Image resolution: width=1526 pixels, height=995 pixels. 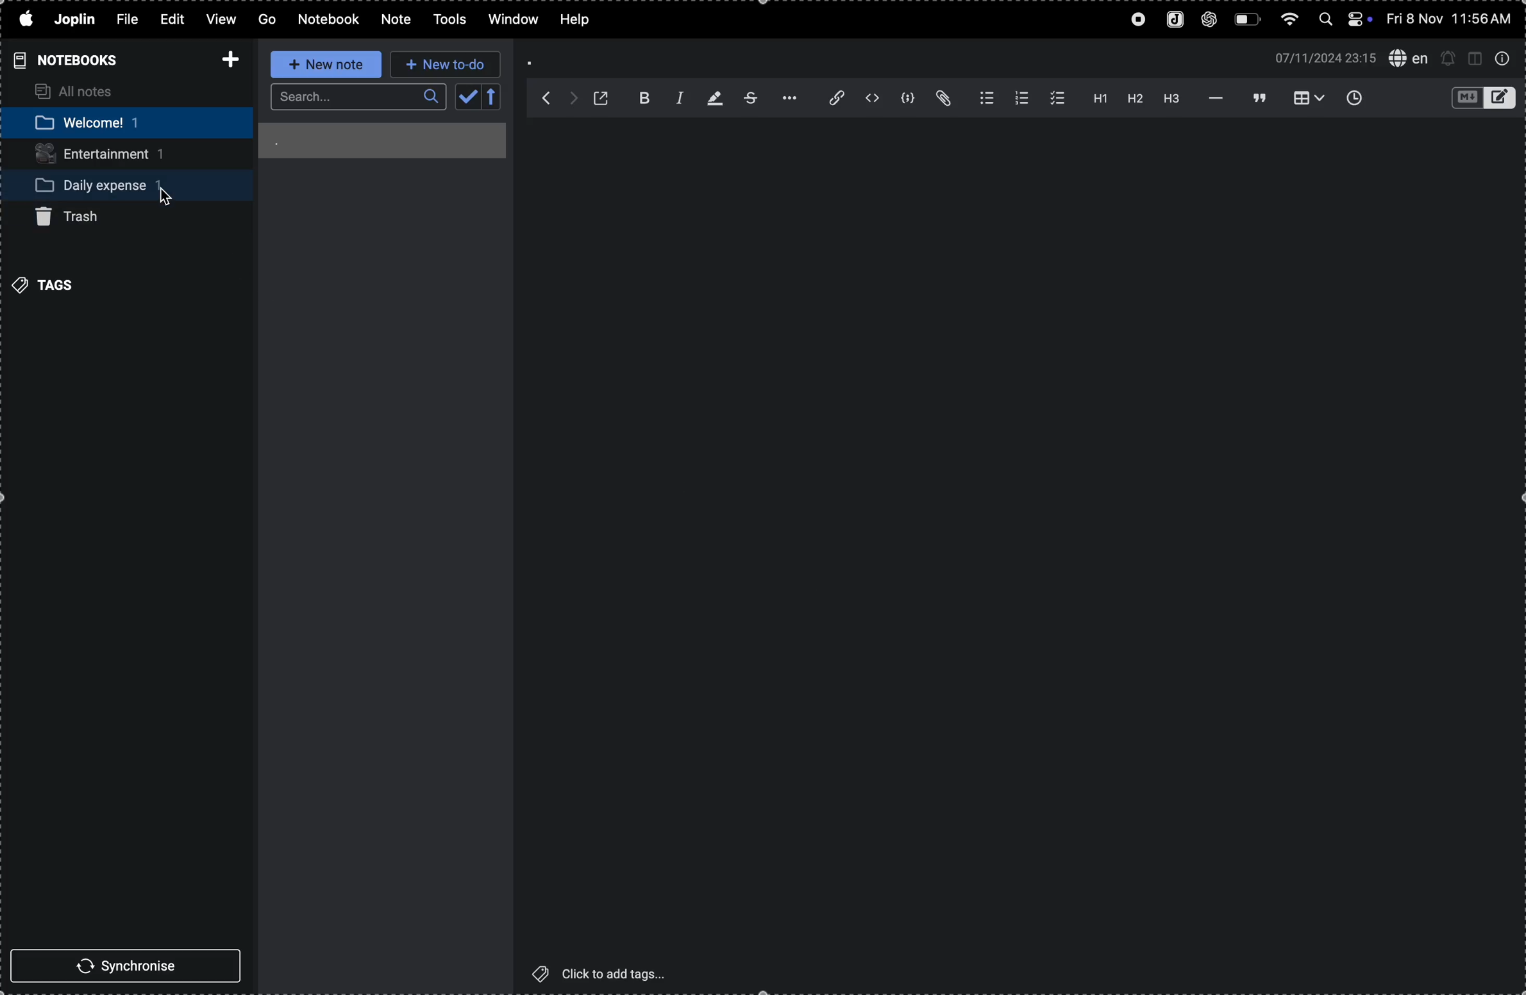 I want to click on chatgpt, so click(x=1210, y=21).